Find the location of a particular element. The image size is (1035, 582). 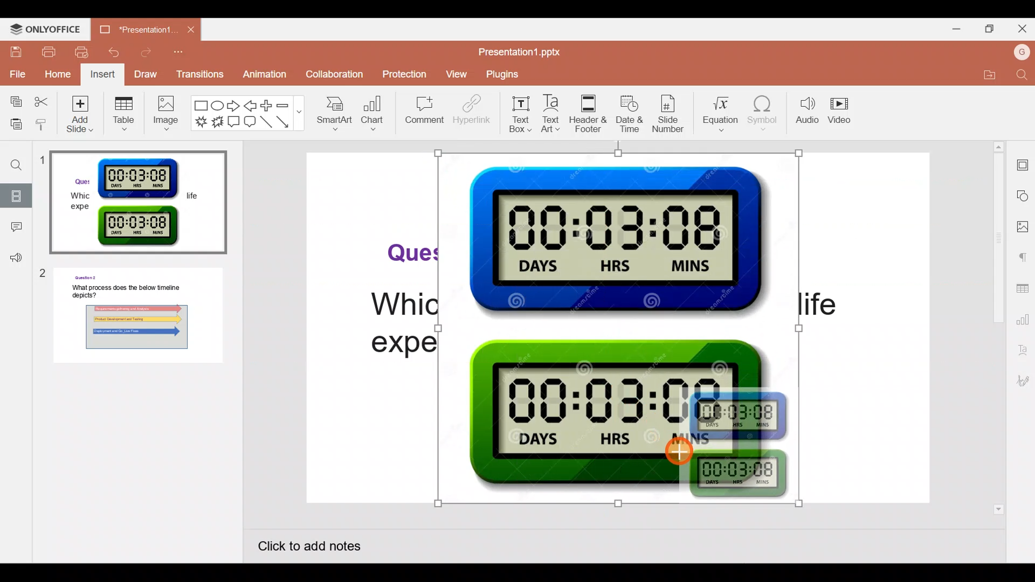

Date & time is located at coordinates (631, 116).